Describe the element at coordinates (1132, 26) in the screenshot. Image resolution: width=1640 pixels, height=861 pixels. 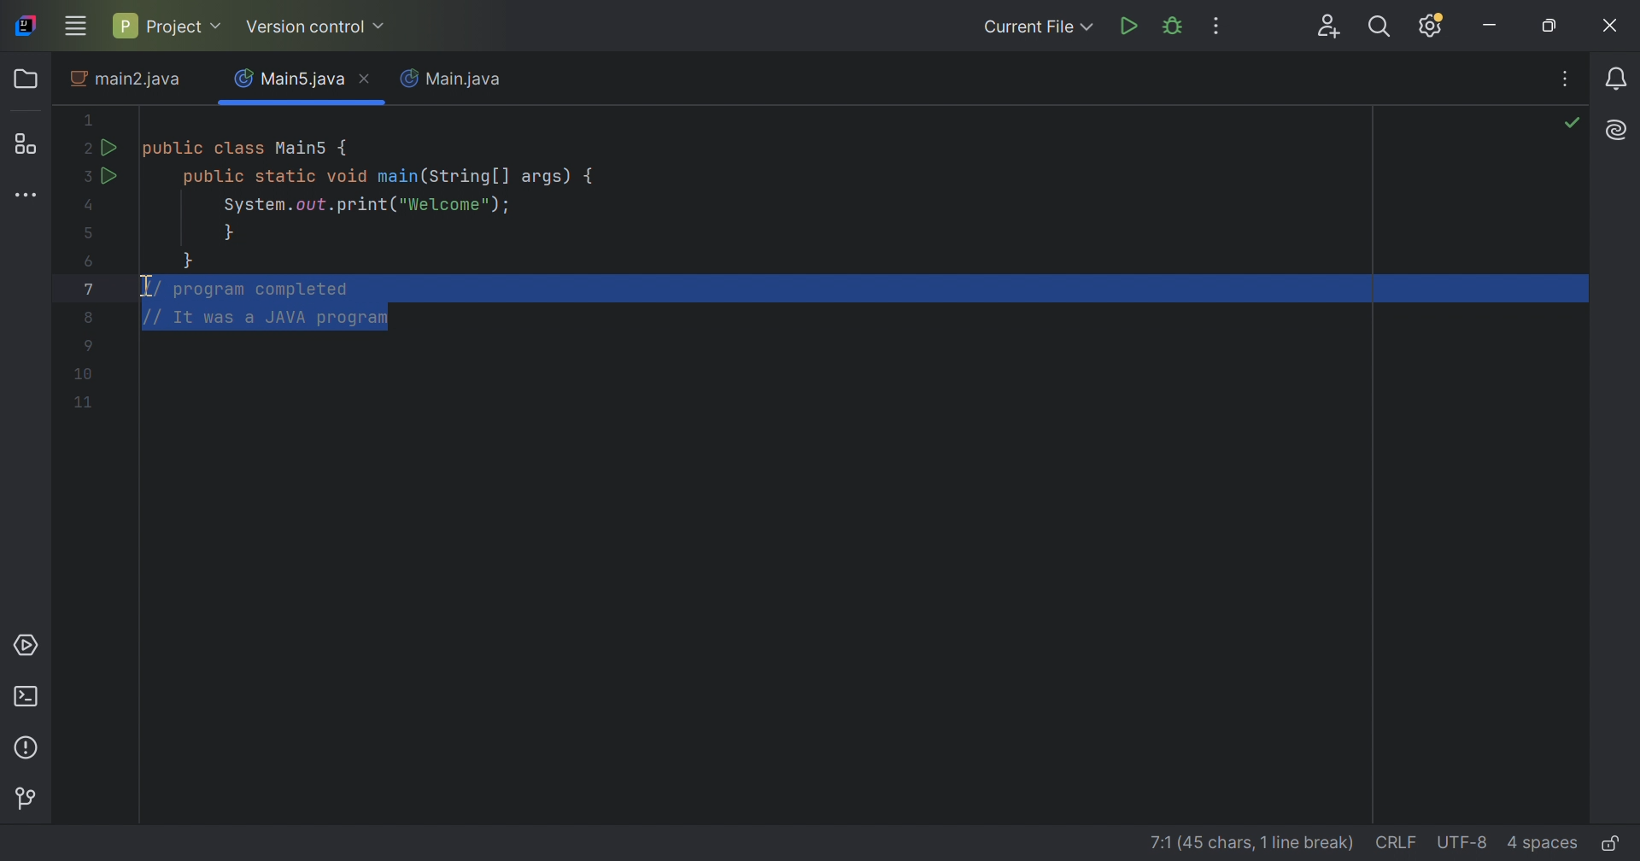
I see `Run` at that location.